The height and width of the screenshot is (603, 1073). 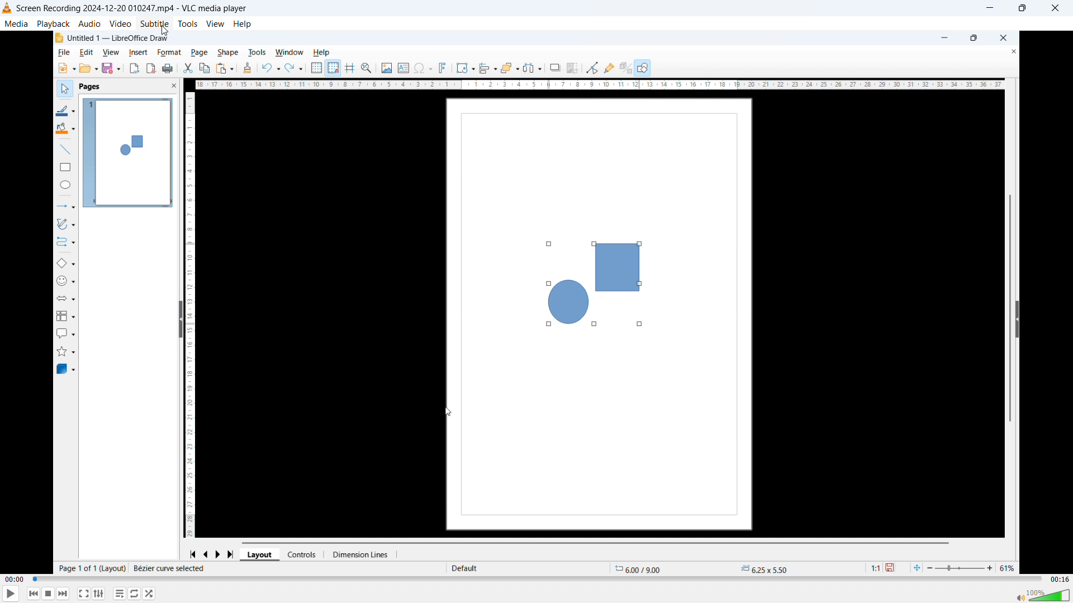 I want to click on Layout, so click(x=261, y=554).